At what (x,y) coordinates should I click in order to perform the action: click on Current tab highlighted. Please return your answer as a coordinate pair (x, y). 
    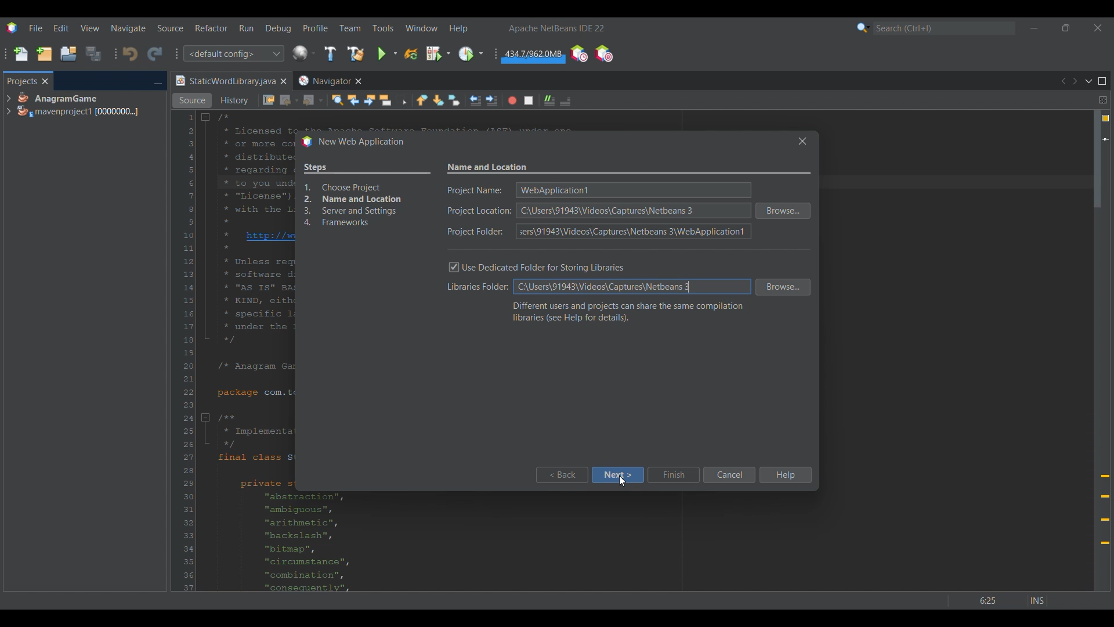
    Looking at the image, I should click on (225, 81).